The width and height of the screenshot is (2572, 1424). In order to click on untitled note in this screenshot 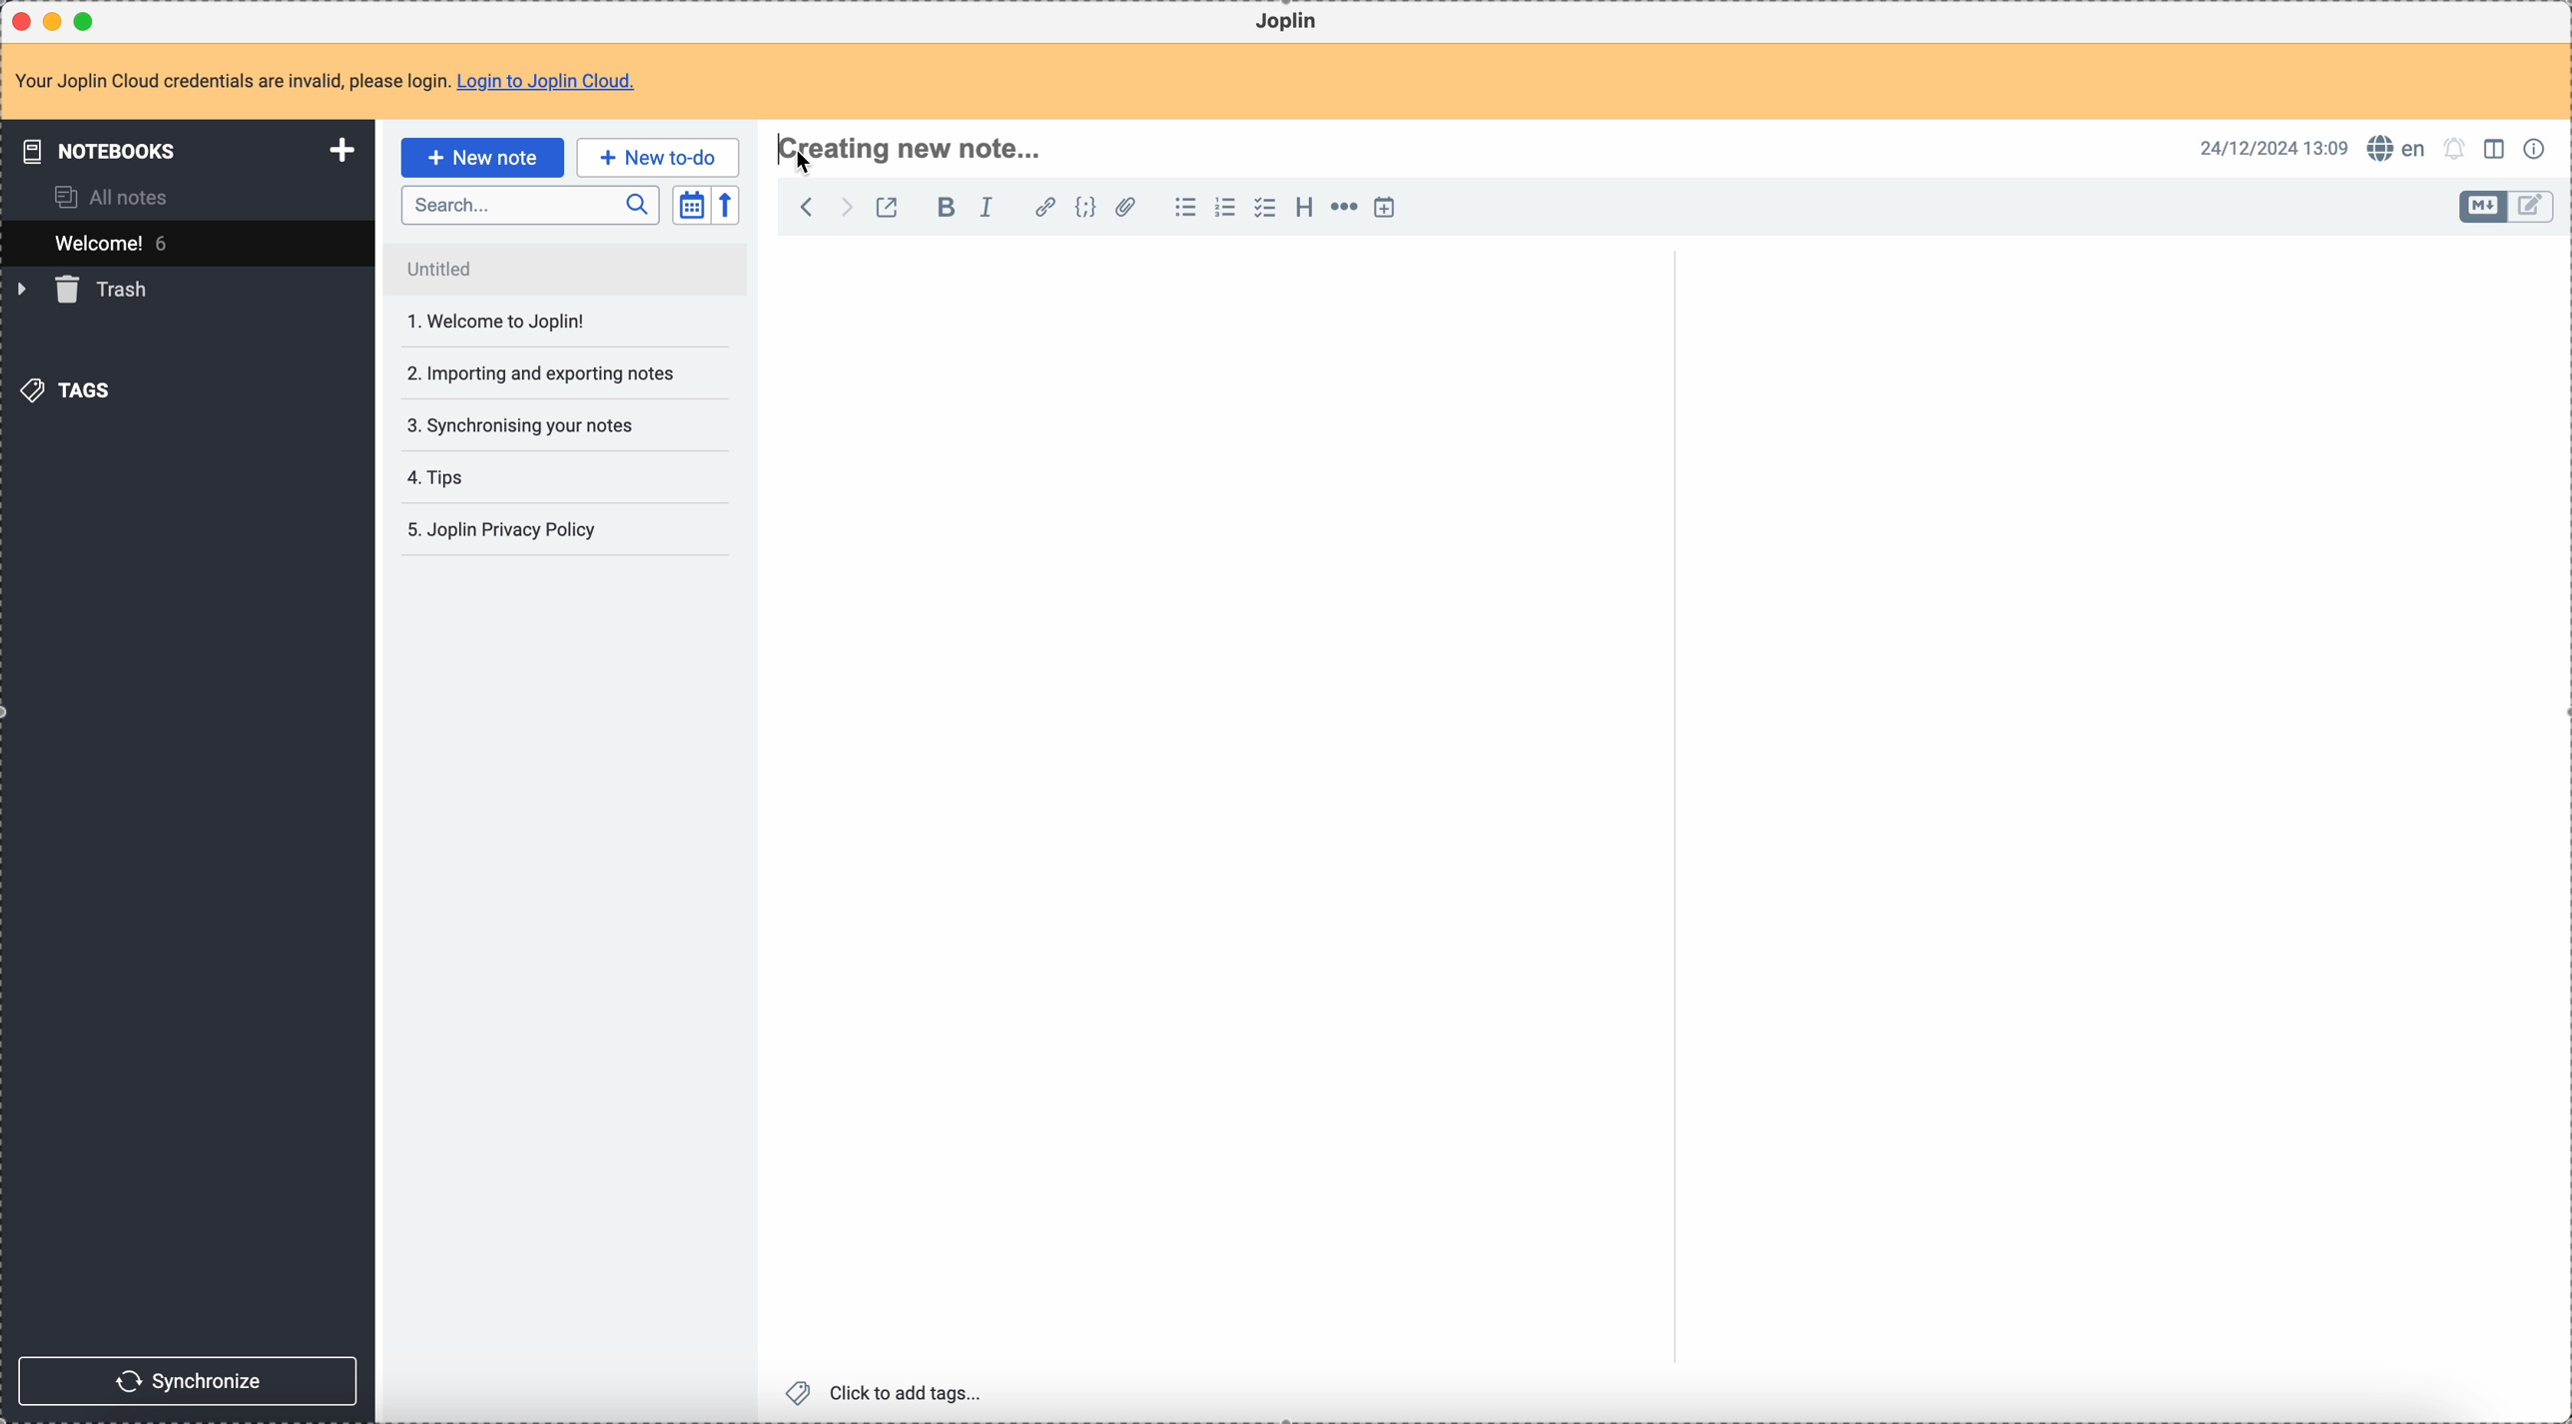, I will do `click(566, 268)`.